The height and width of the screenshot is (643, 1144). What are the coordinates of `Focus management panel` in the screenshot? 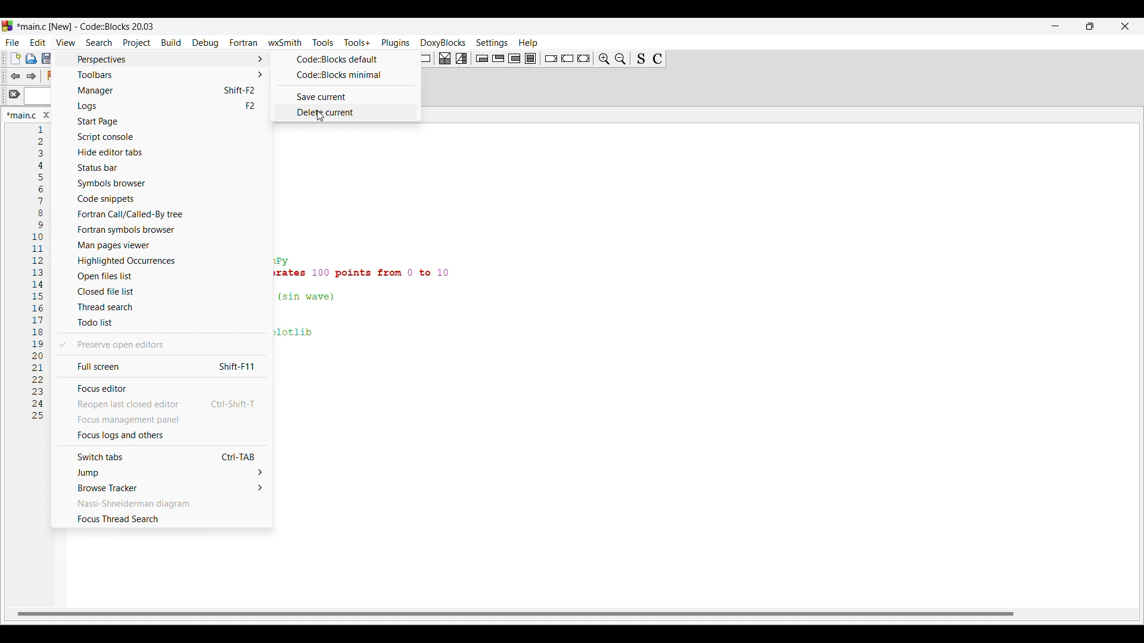 It's located at (161, 419).